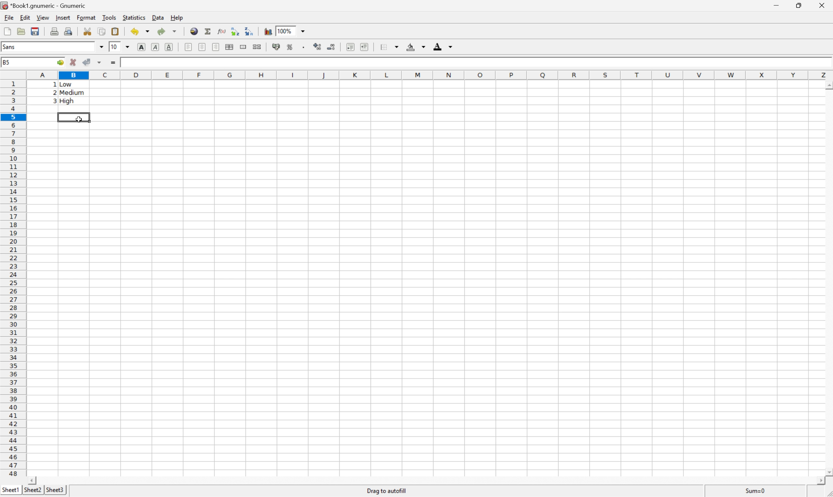 The width and height of the screenshot is (833, 497). Describe the element at coordinates (350, 47) in the screenshot. I see `Decrease indent, and align the contents to the left` at that location.